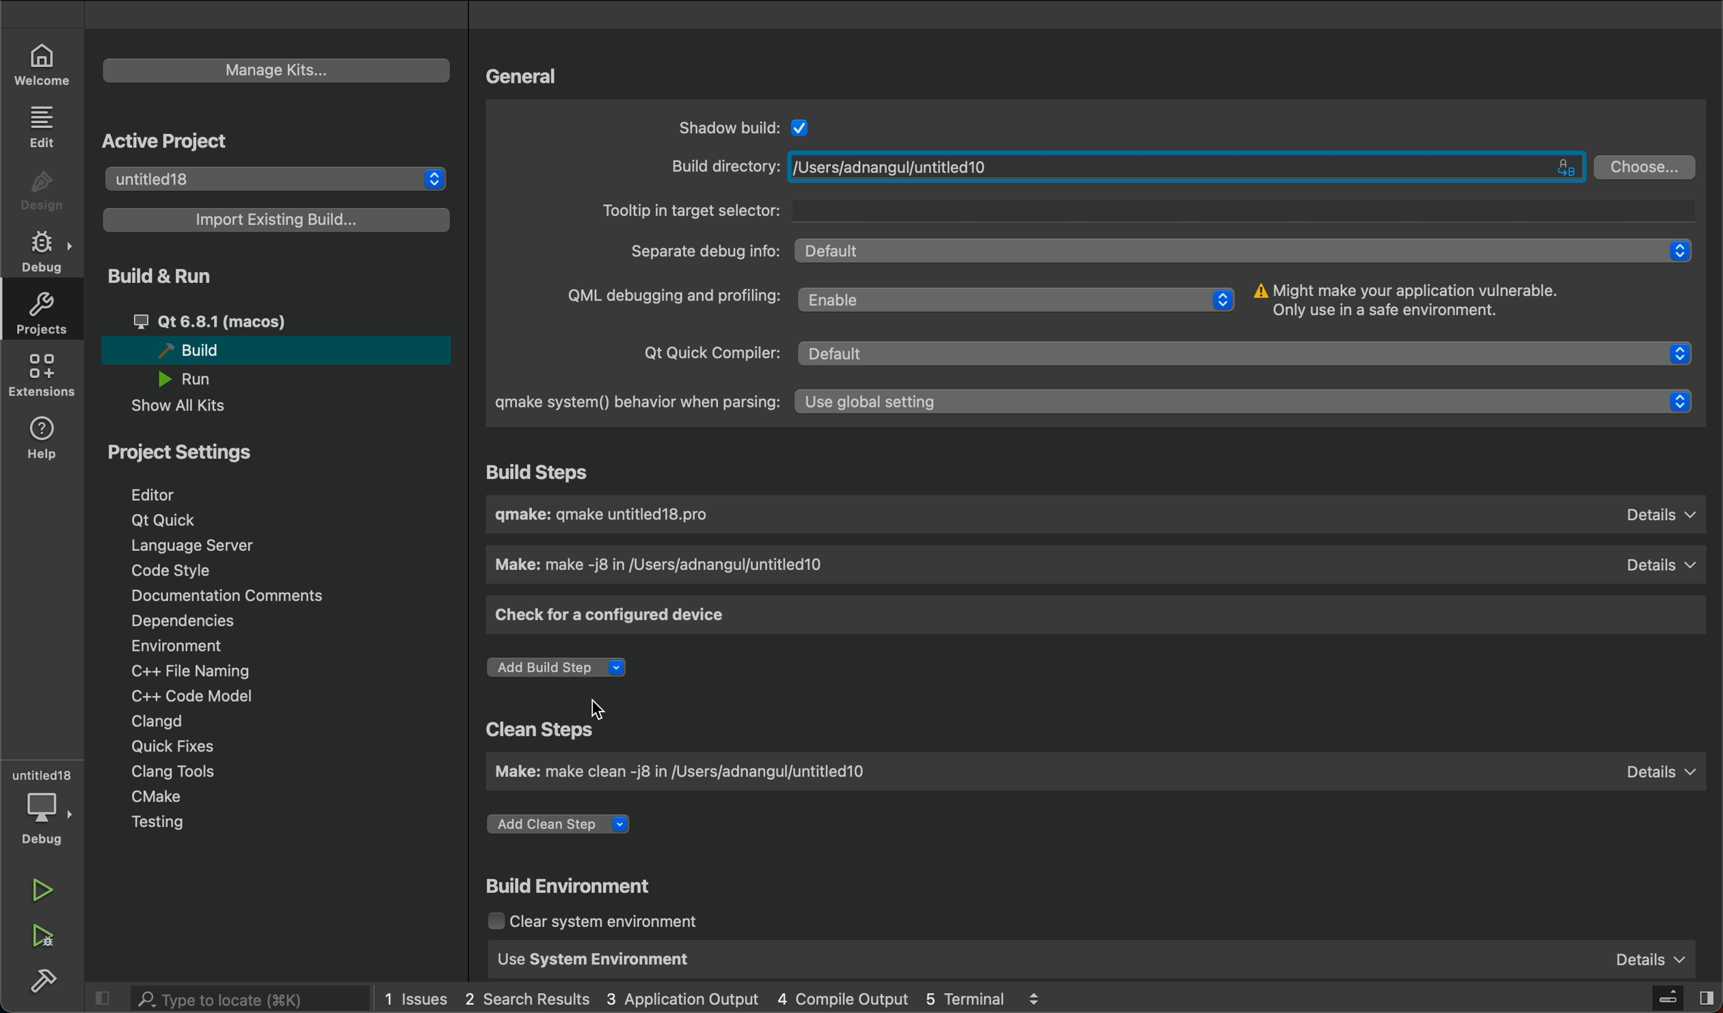  What do you see at coordinates (562, 826) in the screenshot?
I see `Add Clean Step` at bounding box center [562, 826].